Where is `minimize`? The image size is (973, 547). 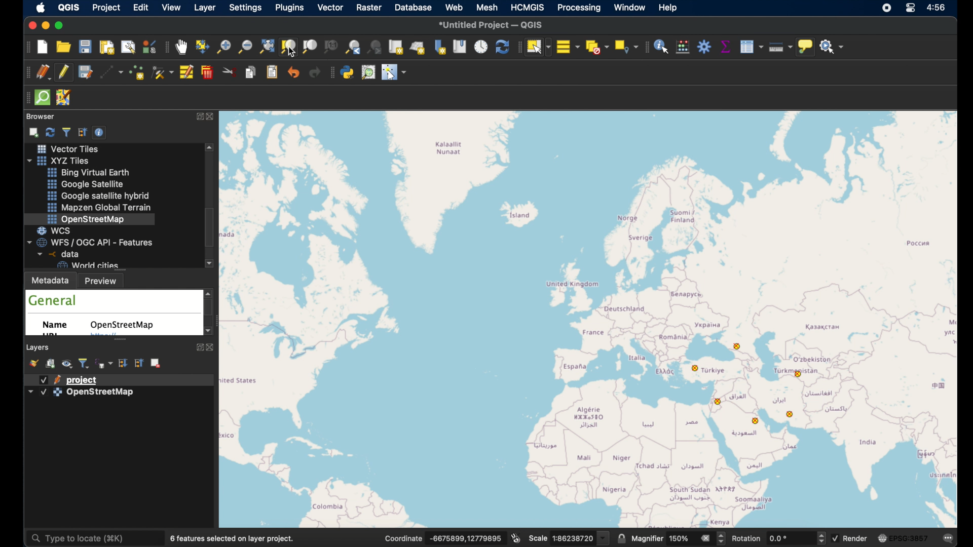
minimize is located at coordinates (45, 26).